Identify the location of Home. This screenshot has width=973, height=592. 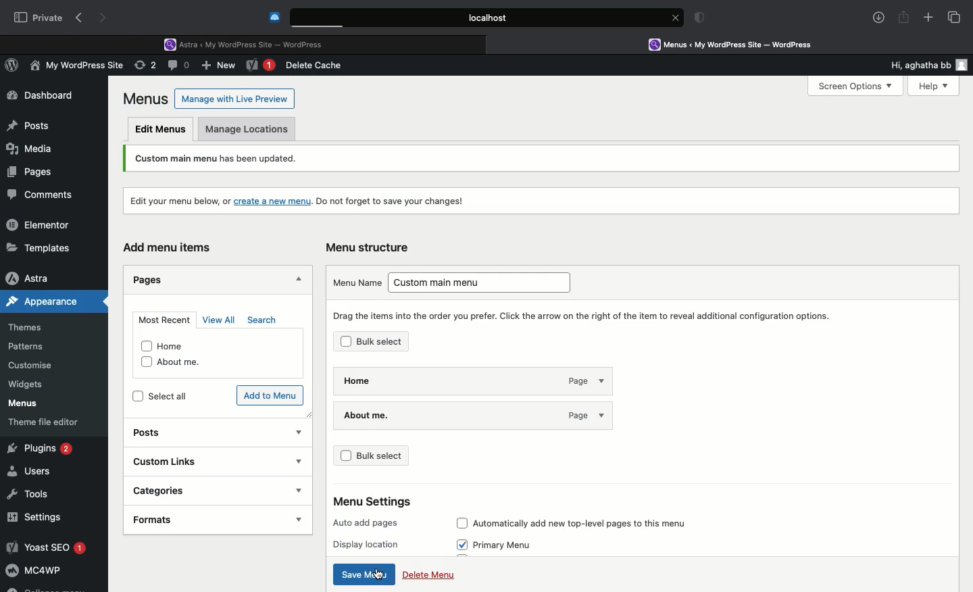
(180, 345).